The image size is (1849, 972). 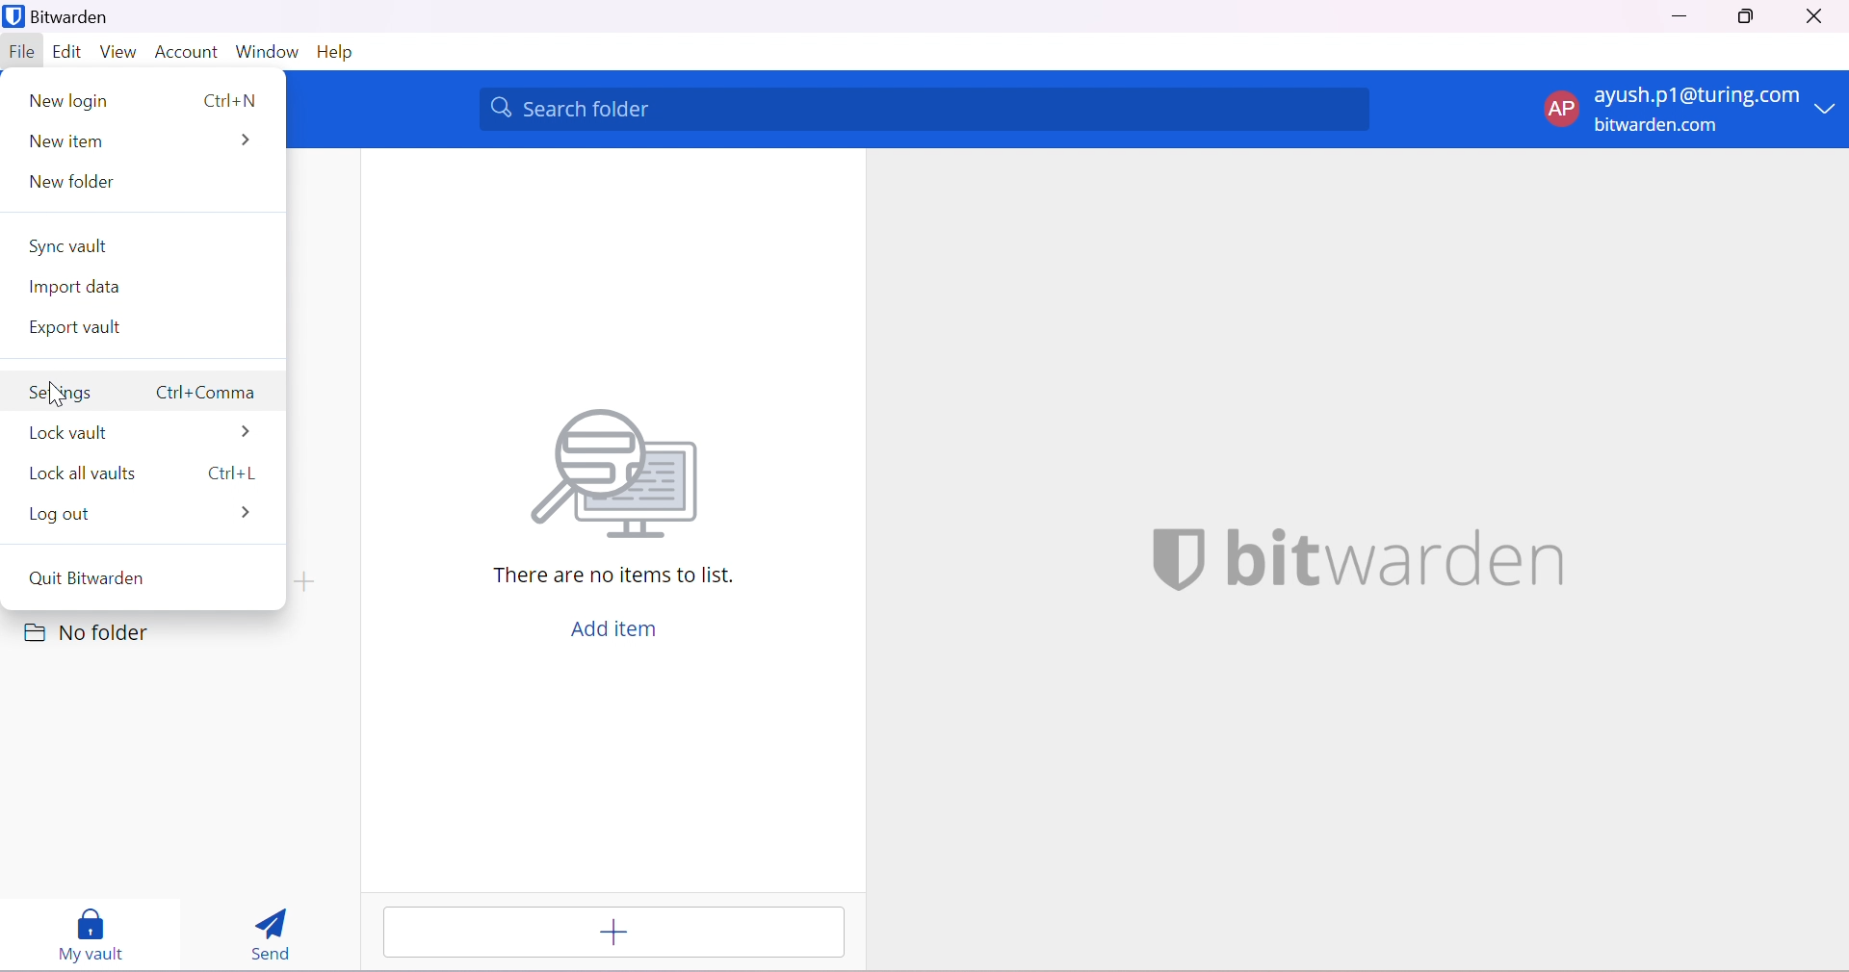 I want to click on View, so click(x=120, y=53).